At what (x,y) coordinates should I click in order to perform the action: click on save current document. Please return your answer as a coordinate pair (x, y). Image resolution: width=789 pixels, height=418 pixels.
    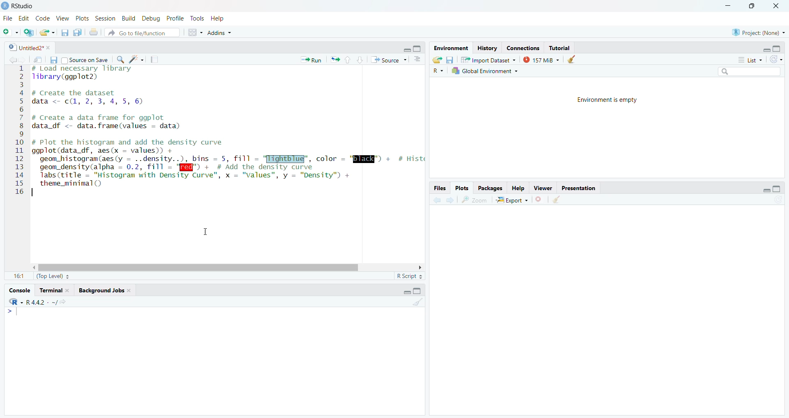
    Looking at the image, I should click on (65, 33).